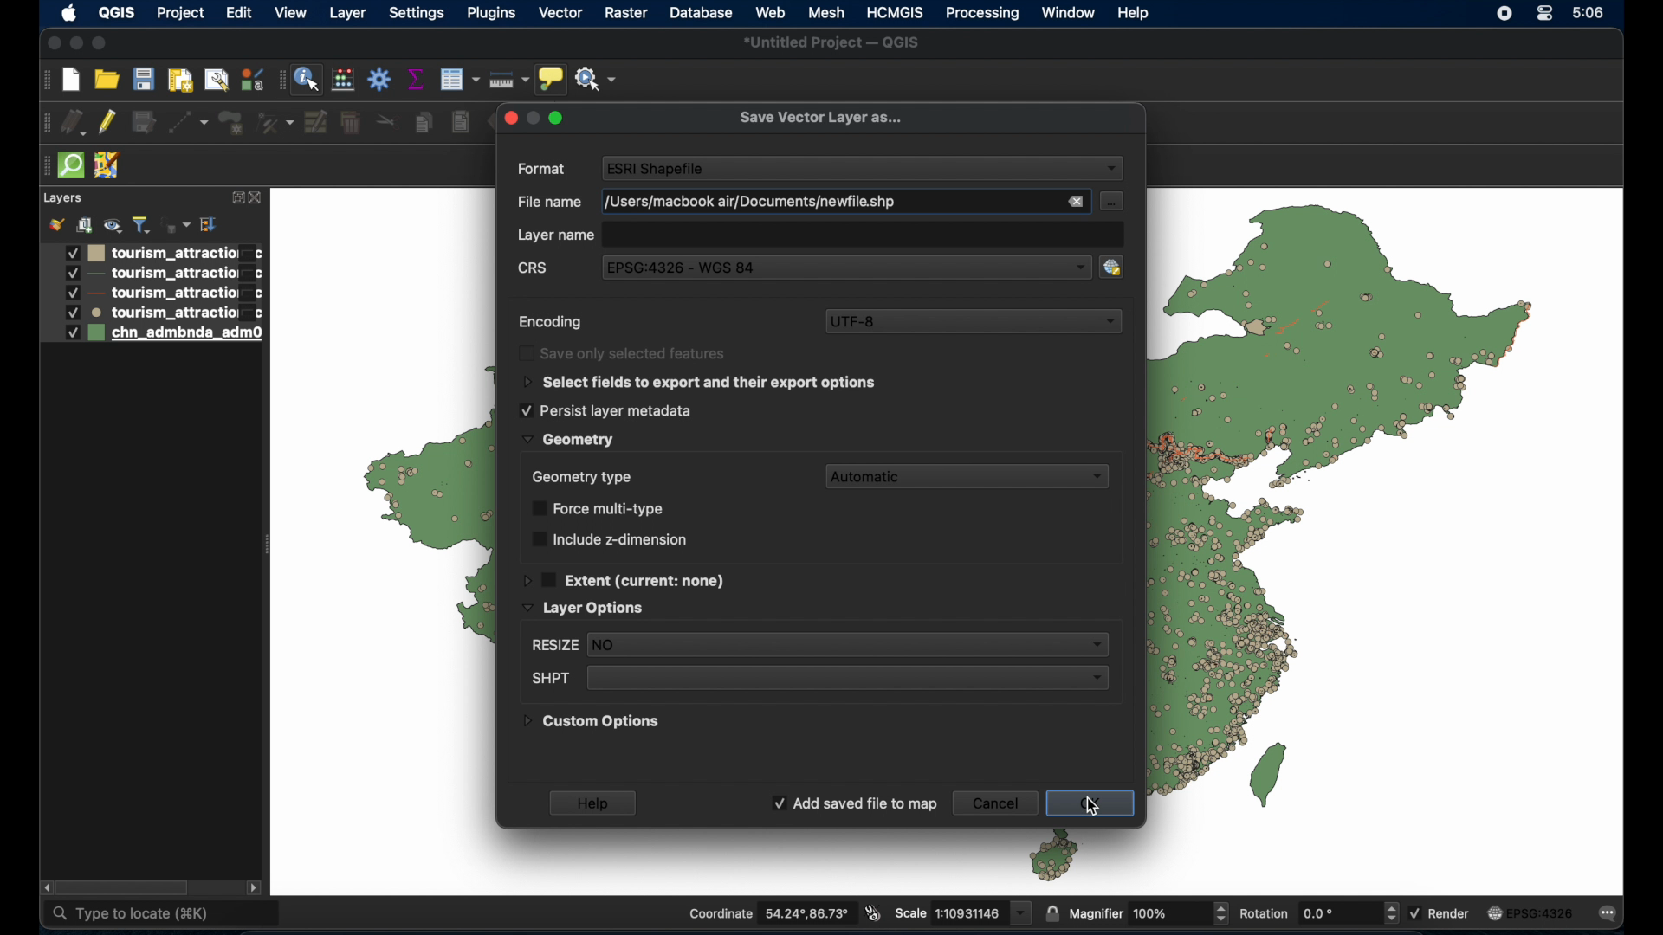  What do you see at coordinates (567, 440) in the screenshot?
I see `geometry ` at bounding box center [567, 440].